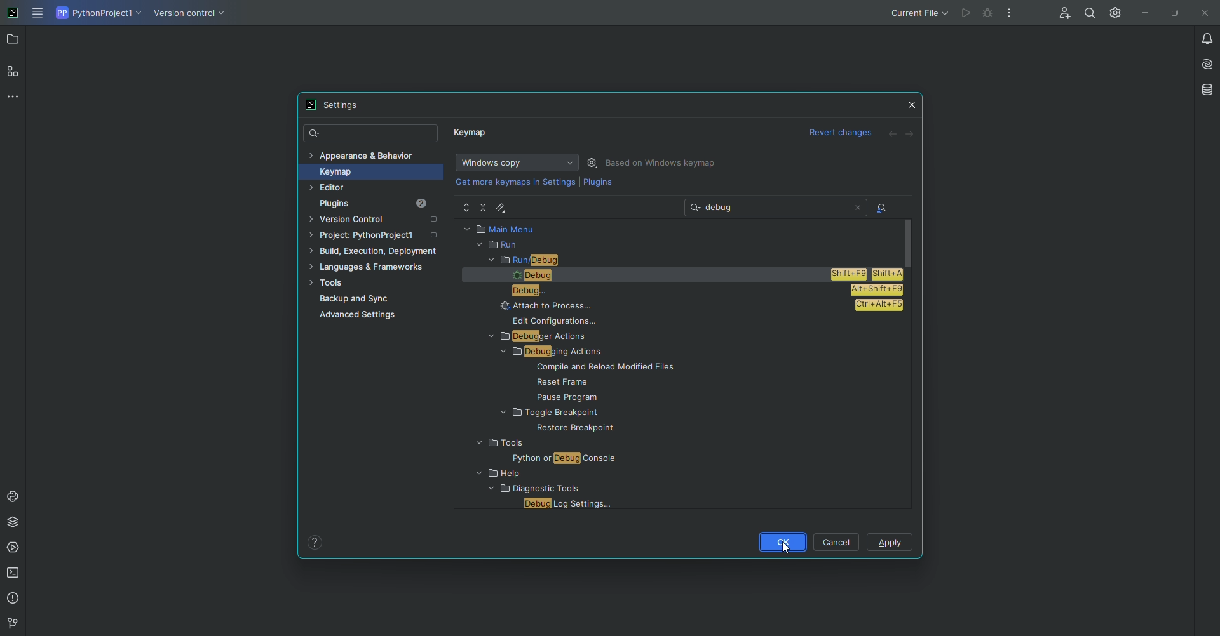 Image resolution: width=1220 pixels, height=636 pixels. I want to click on FILE NAME, so click(594, 397).